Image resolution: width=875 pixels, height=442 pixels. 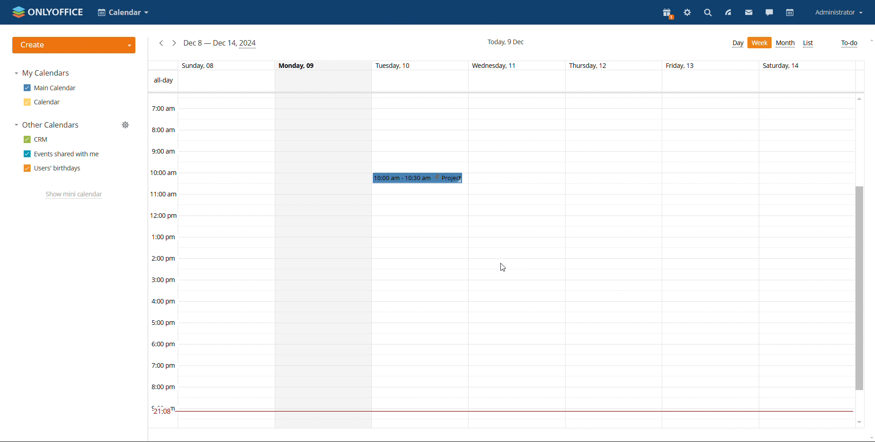 I want to click on show mini calendar, so click(x=74, y=195).